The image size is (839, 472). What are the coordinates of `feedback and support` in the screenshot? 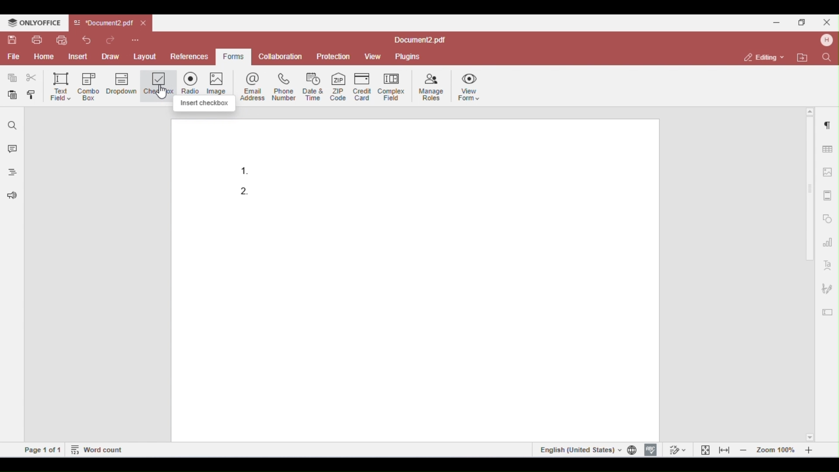 It's located at (10, 197).